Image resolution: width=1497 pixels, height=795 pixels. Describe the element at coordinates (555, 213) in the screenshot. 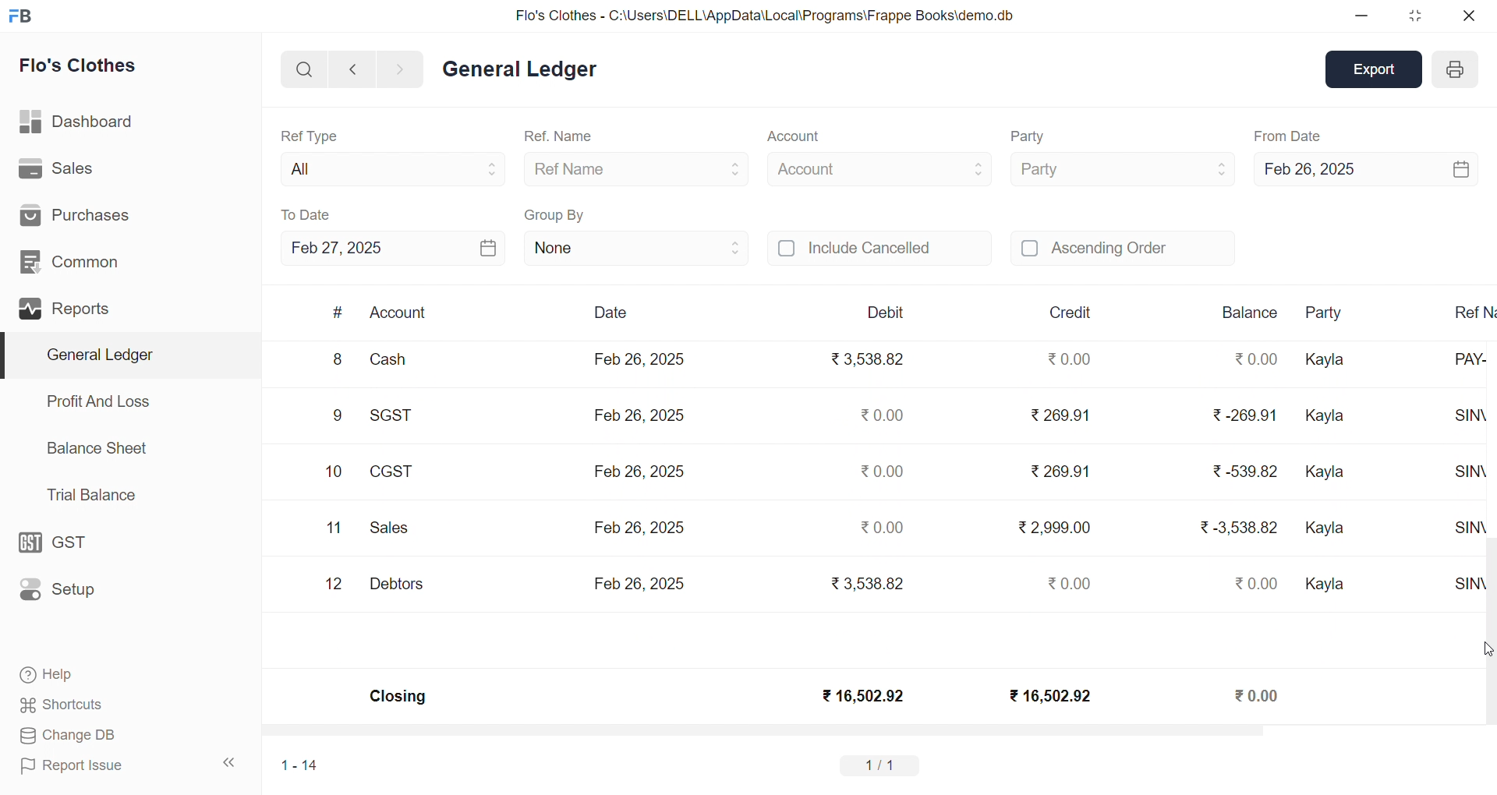

I see `Group By` at that location.